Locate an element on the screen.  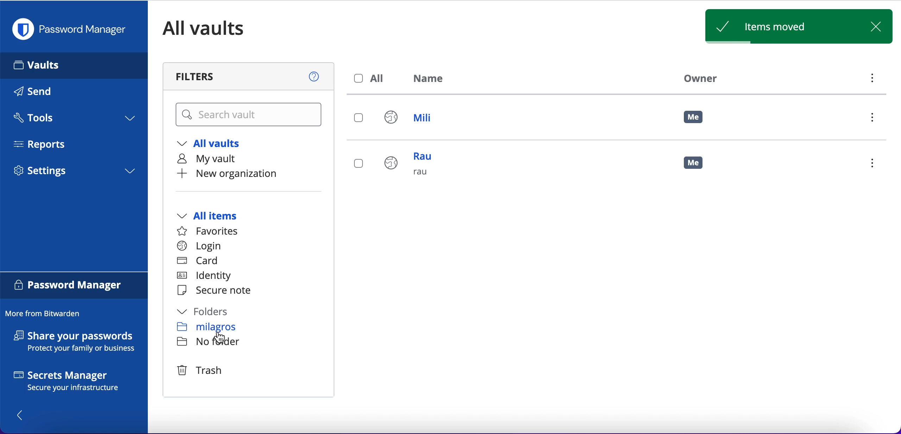
secrets manager secure your infrastructure is located at coordinates (74, 383).